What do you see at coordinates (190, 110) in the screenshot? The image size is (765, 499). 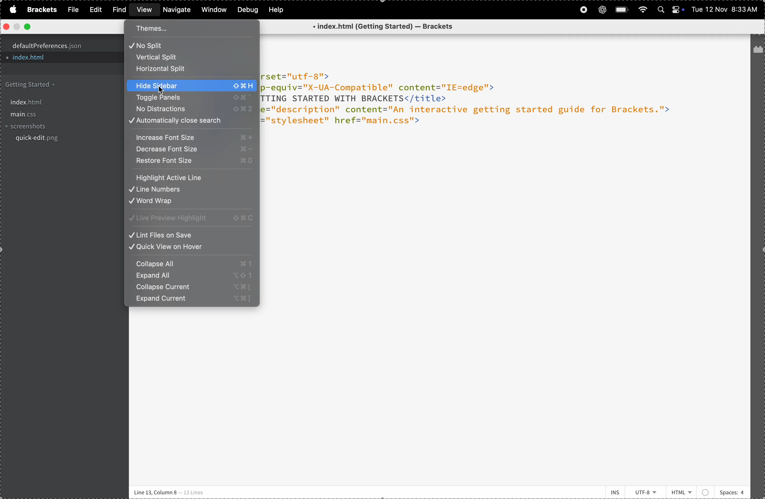 I see `no distractions` at bounding box center [190, 110].